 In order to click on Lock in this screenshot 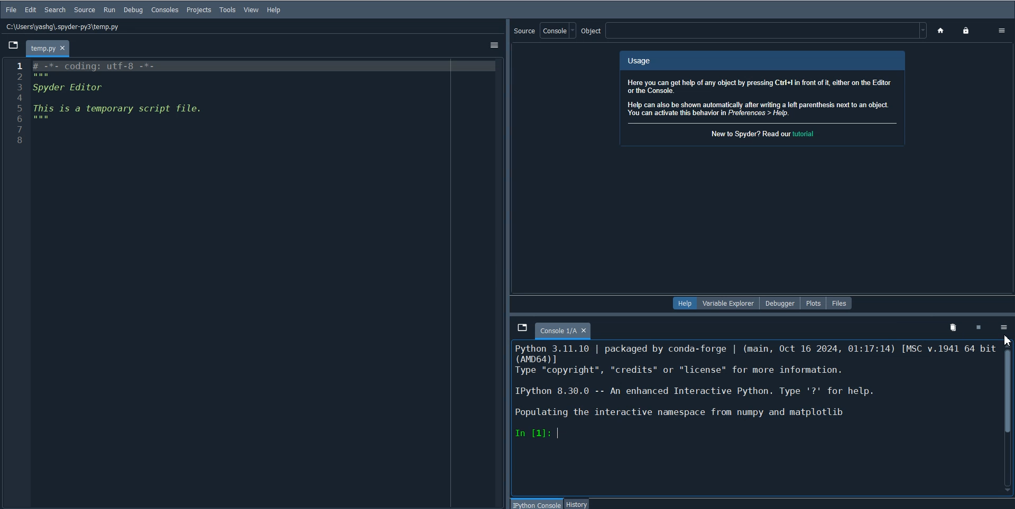, I will do `click(968, 31)`.